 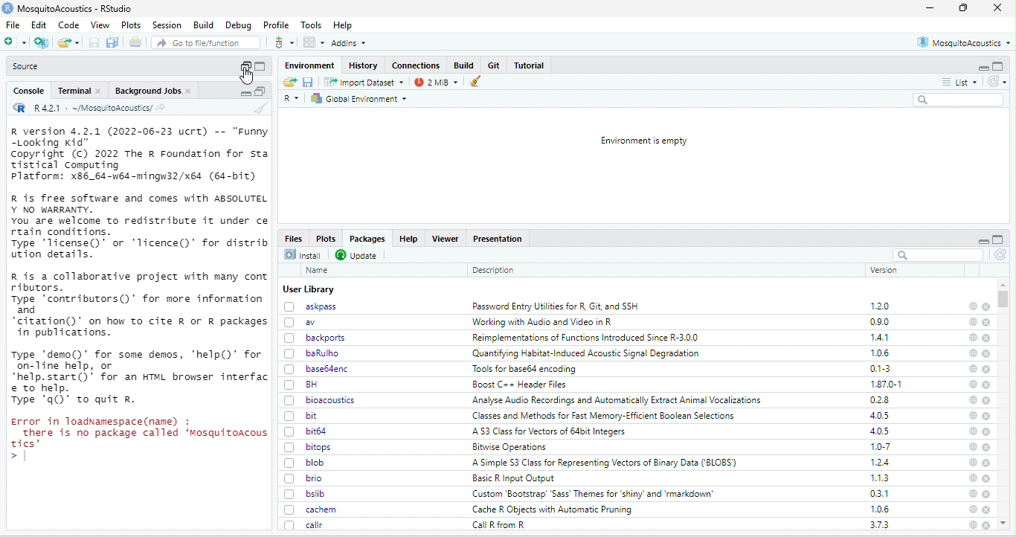 What do you see at coordinates (888, 384) in the screenshot?
I see `1.87.0-1` at bounding box center [888, 384].